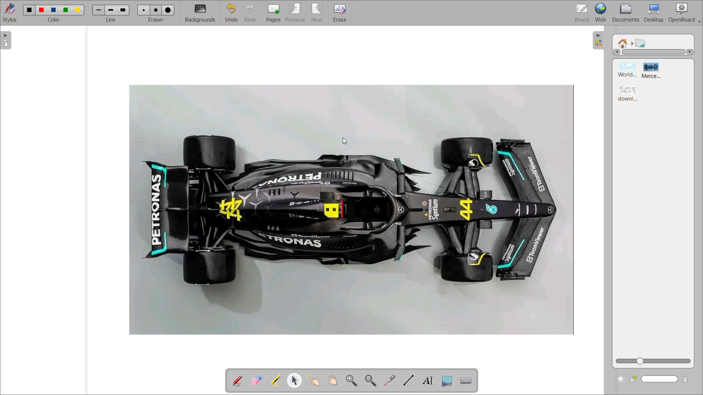 Image resolution: width=703 pixels, height=395 pixels. Describe the element at coordinates (654, 71) in the screenshot. I see `image 2` at that location.